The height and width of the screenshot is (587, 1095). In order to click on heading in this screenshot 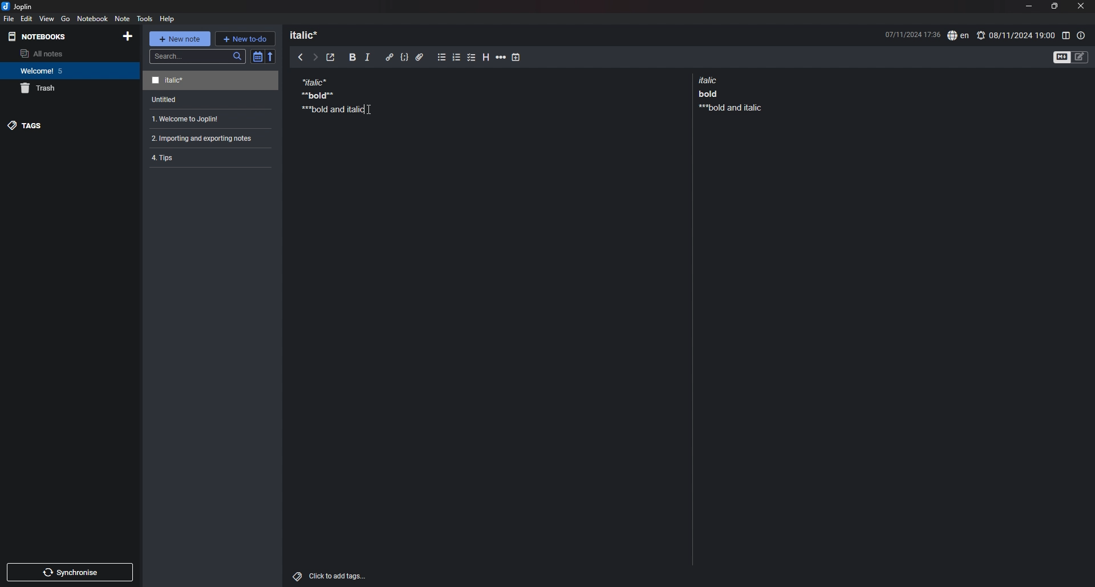, I will do `click(487, 58)`.